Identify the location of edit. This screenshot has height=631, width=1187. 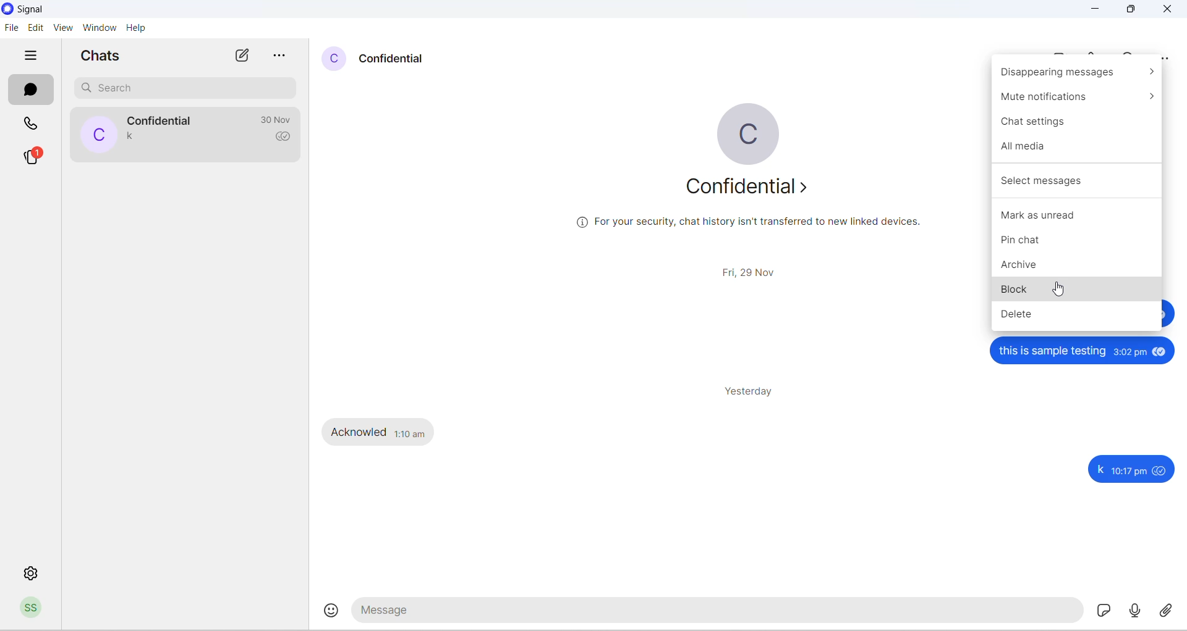
(35, 27).